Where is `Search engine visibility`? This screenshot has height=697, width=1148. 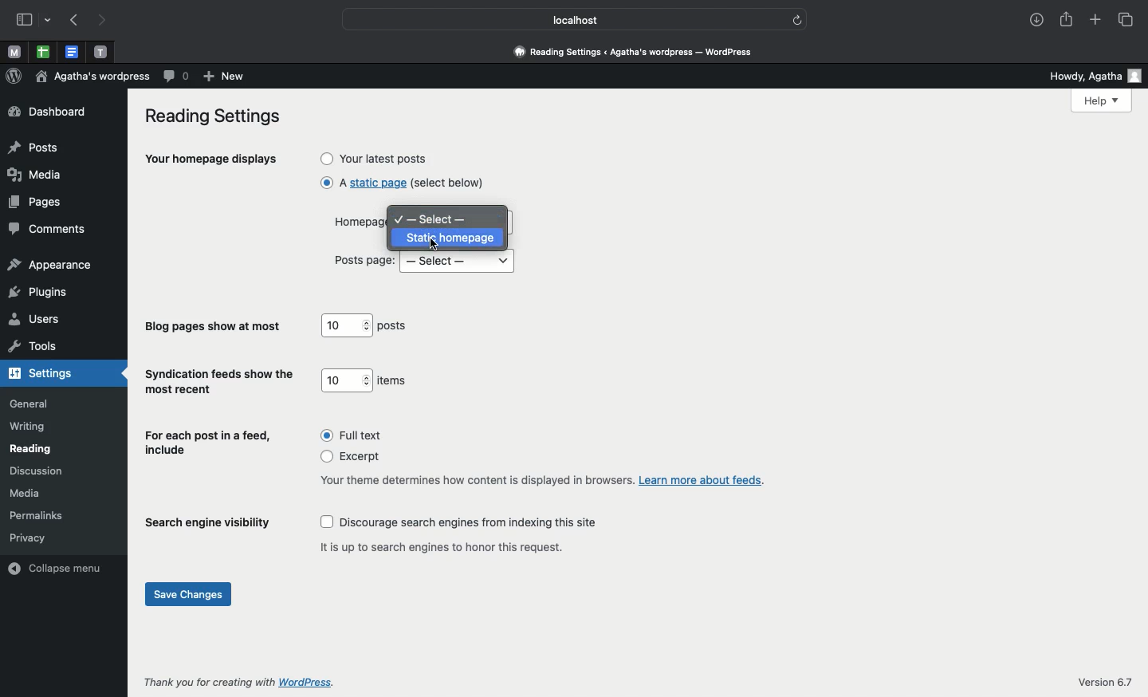
Search engine visibility is located at coordinates (208, 526).